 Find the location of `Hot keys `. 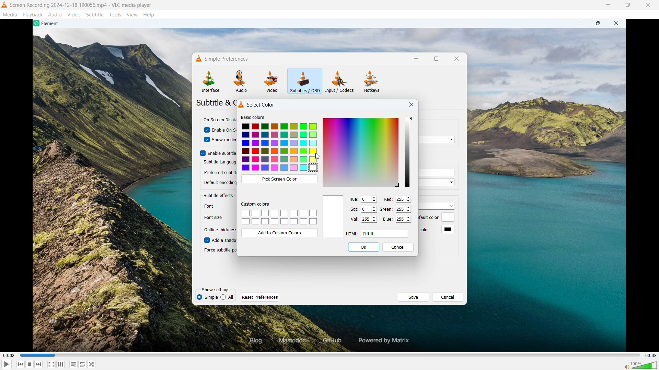

Hot keys  is located at coordinates (372, 82).